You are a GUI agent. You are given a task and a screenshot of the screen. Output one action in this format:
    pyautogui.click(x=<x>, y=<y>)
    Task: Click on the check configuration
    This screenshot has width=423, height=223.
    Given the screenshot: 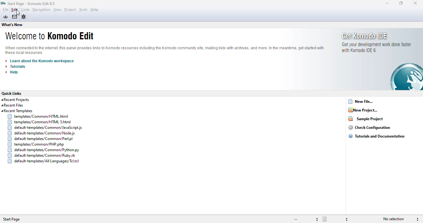 What is the action you would take?
    pyautogui.click(x=369, y=127)
    